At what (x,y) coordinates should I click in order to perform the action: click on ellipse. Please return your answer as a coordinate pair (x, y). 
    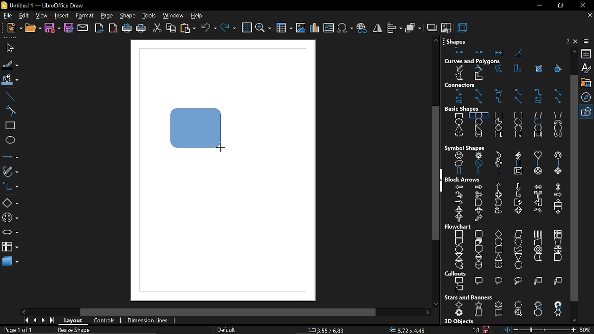
    Looking at the image, I should click on (10, 140).